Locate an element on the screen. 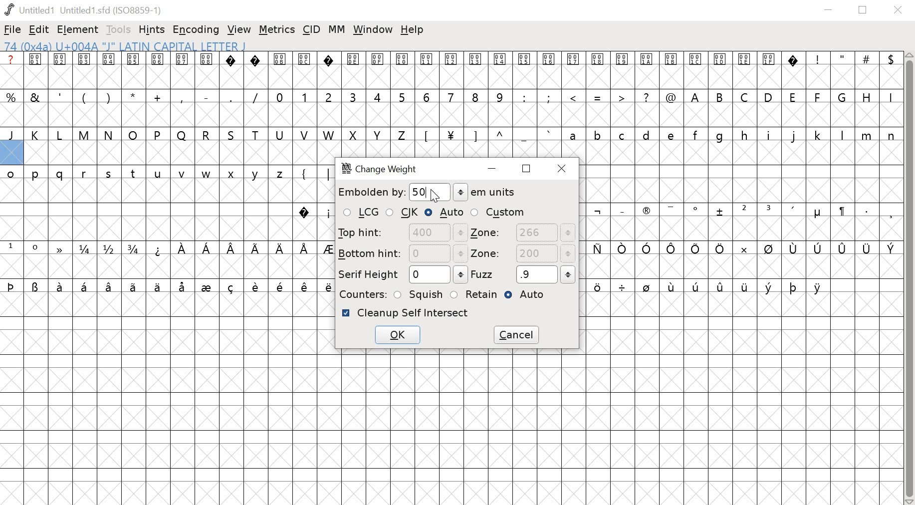 Image resolution: width=915 pixels, height=505 pixels. OK is located at coordinates (397, 336).